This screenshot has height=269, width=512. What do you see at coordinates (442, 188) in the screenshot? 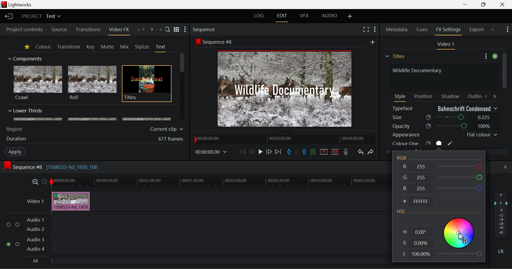
I see `B` at bounding box center [442, 188].